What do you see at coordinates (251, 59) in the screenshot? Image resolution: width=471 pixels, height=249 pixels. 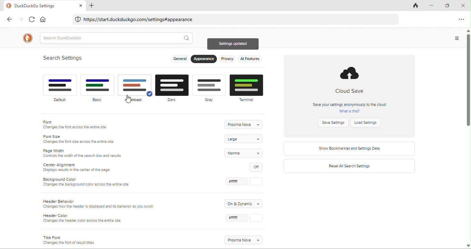 I see `ai features` at bounding box center [251, 59].